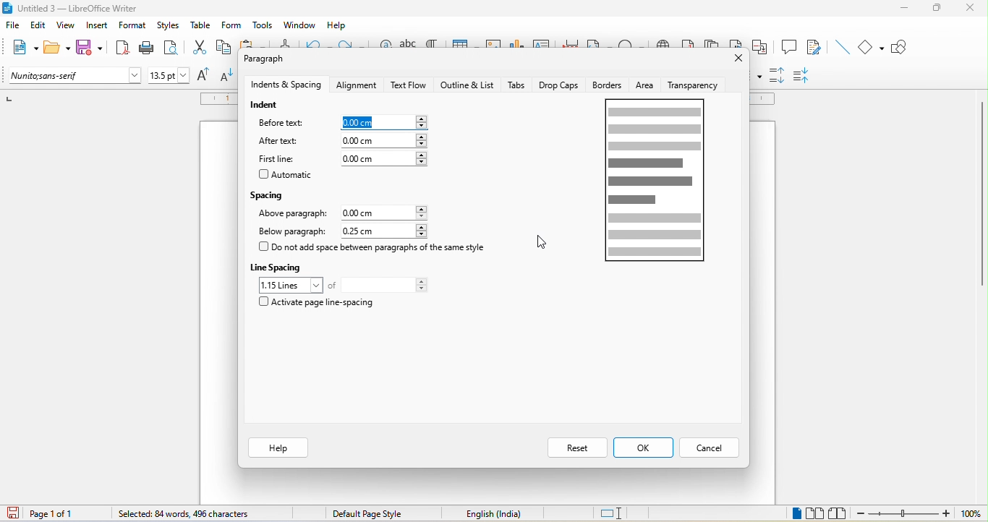 The image size is (988, 522). Describe the element at coordinates (466, 84) in the screenshot. I see `outline and list` at that location.